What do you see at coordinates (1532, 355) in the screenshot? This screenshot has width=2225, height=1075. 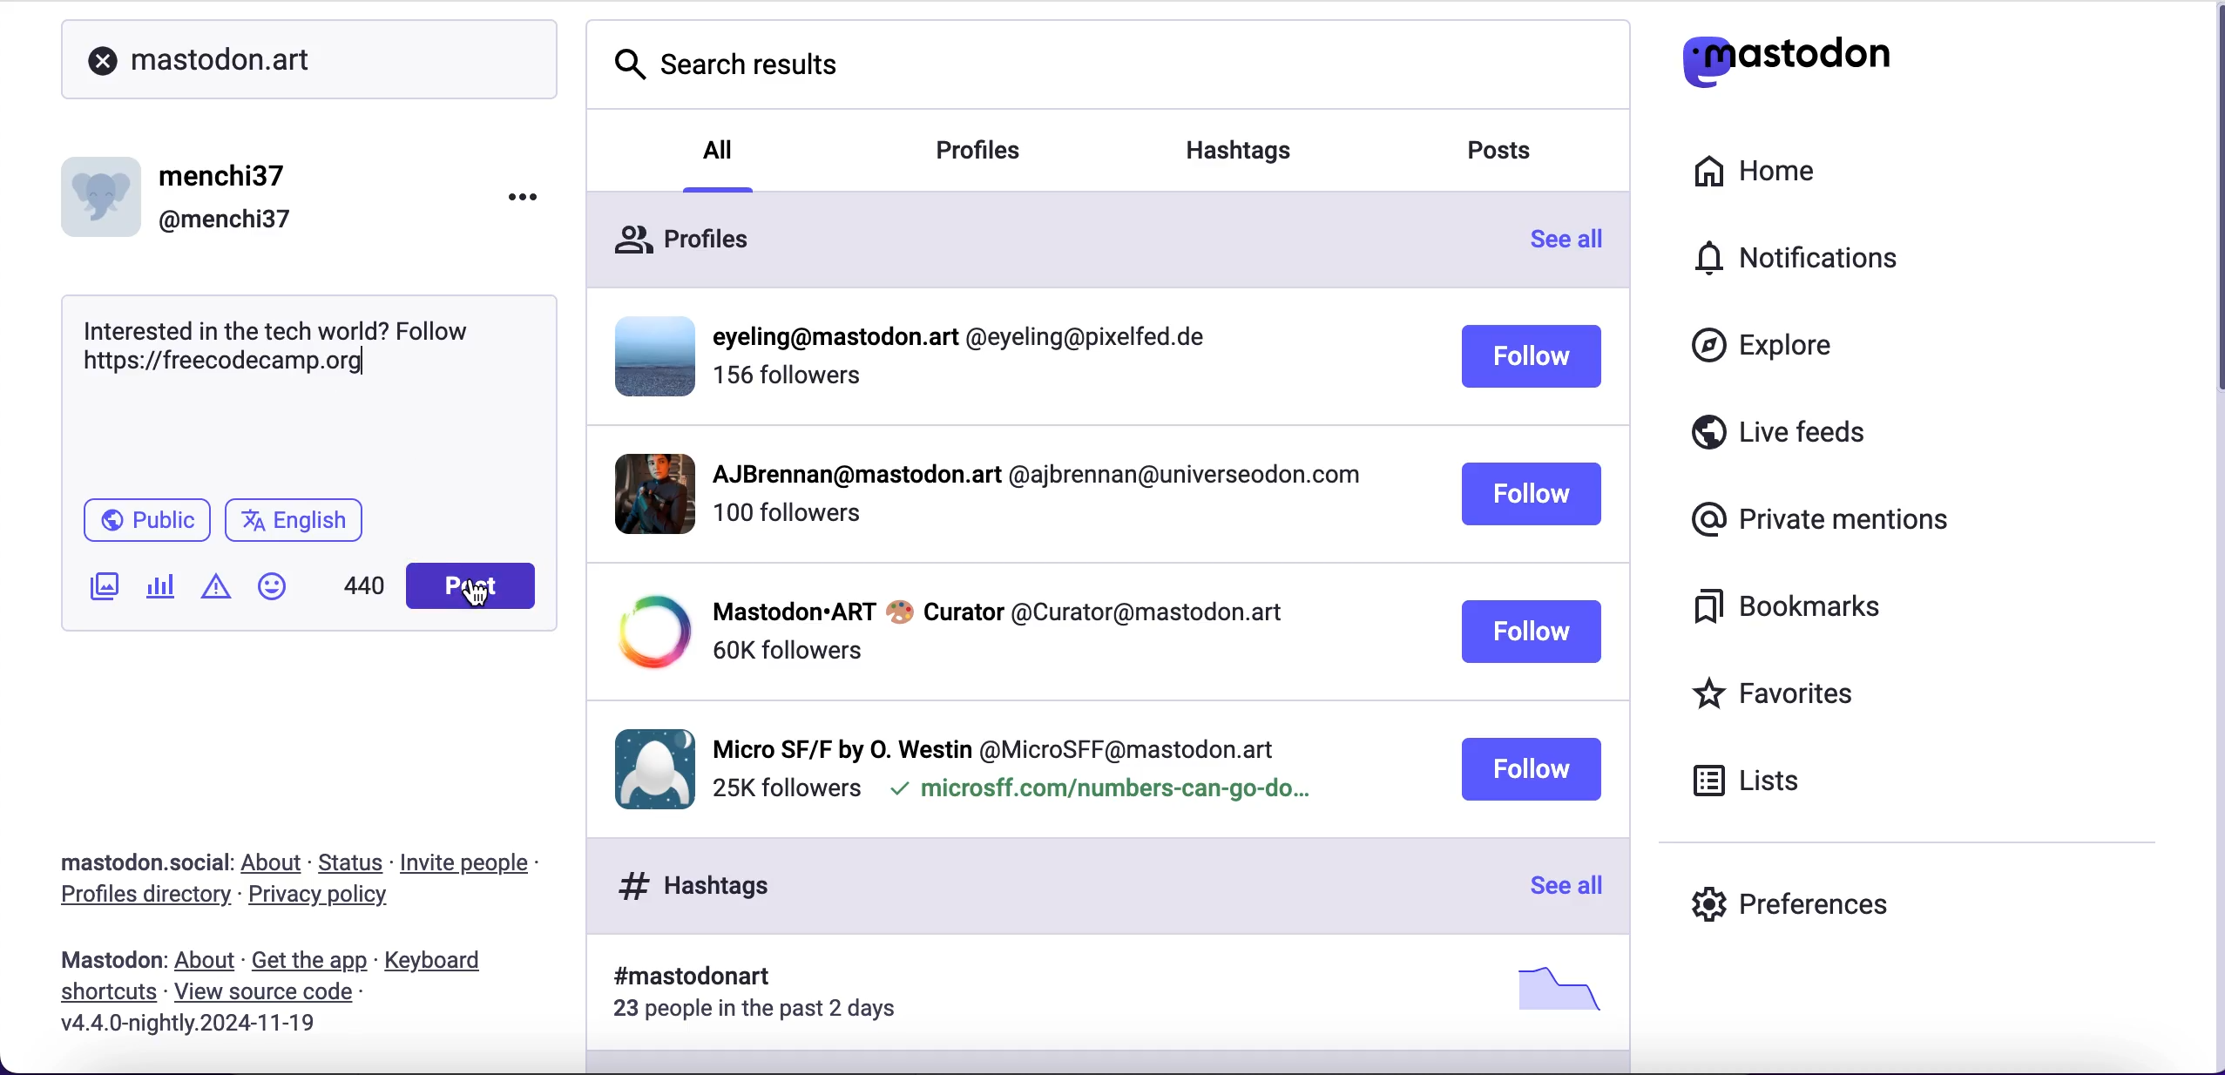 I see `follow` at bounding box center [1532, 355].